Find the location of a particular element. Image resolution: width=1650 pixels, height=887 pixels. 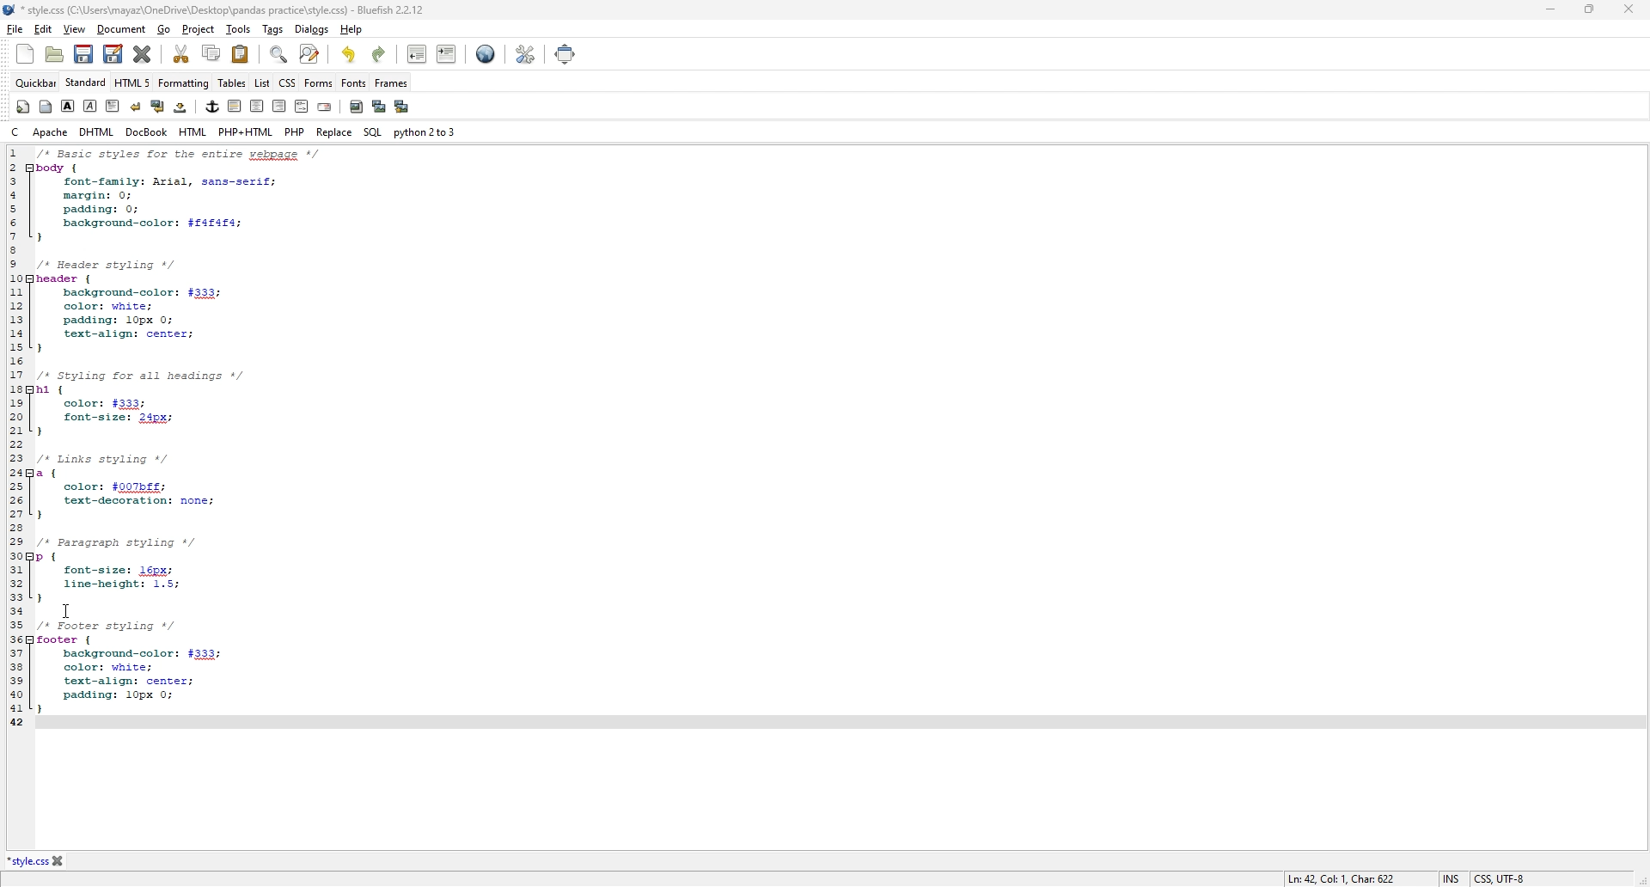

close is located at coordinates (1627, 9).